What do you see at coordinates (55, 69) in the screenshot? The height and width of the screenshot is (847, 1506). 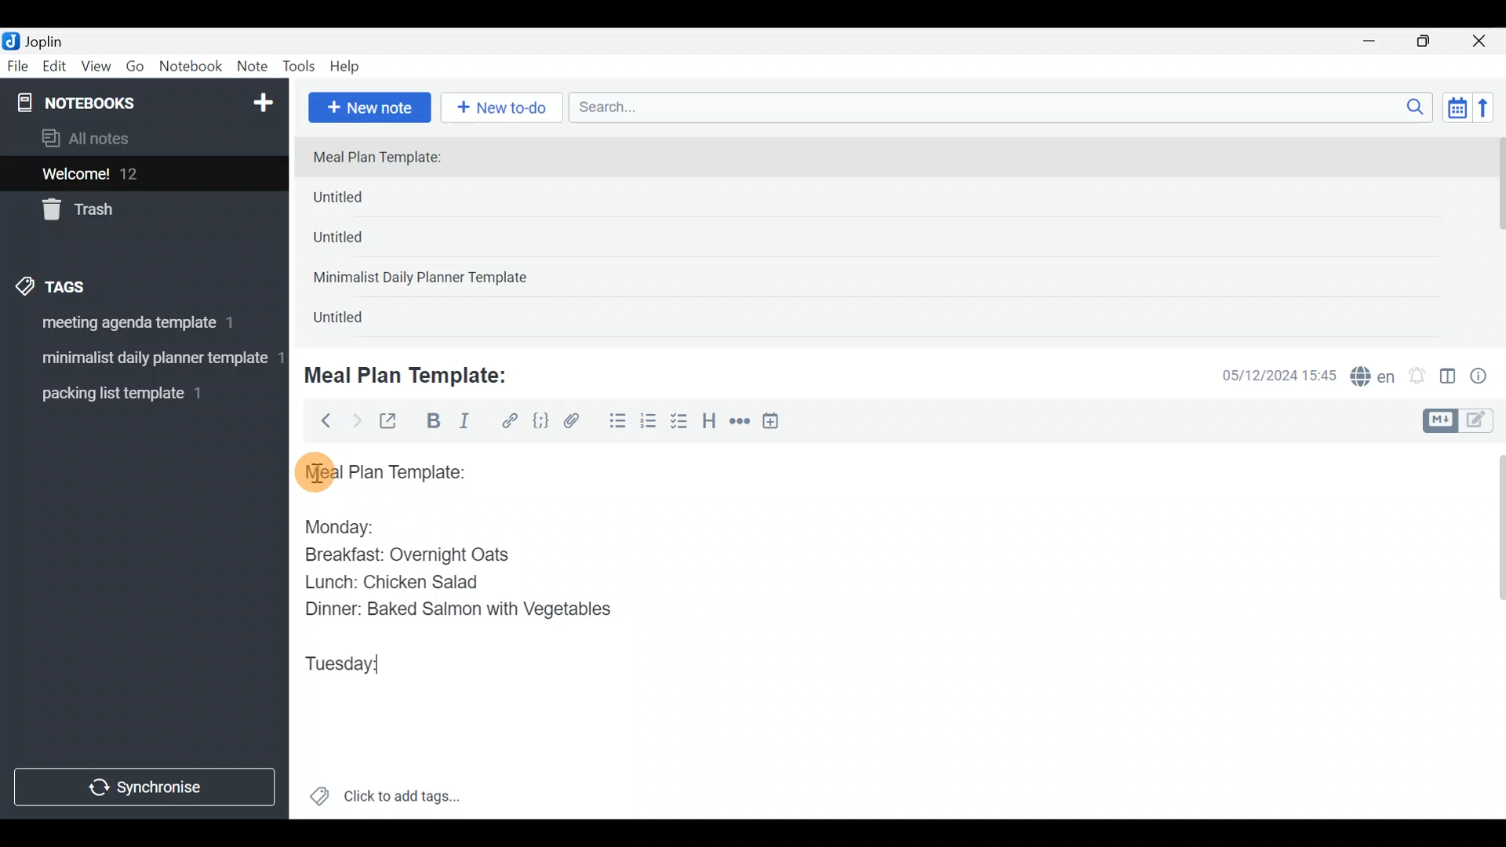 I see `Edit` at bounding box center [55, 69].